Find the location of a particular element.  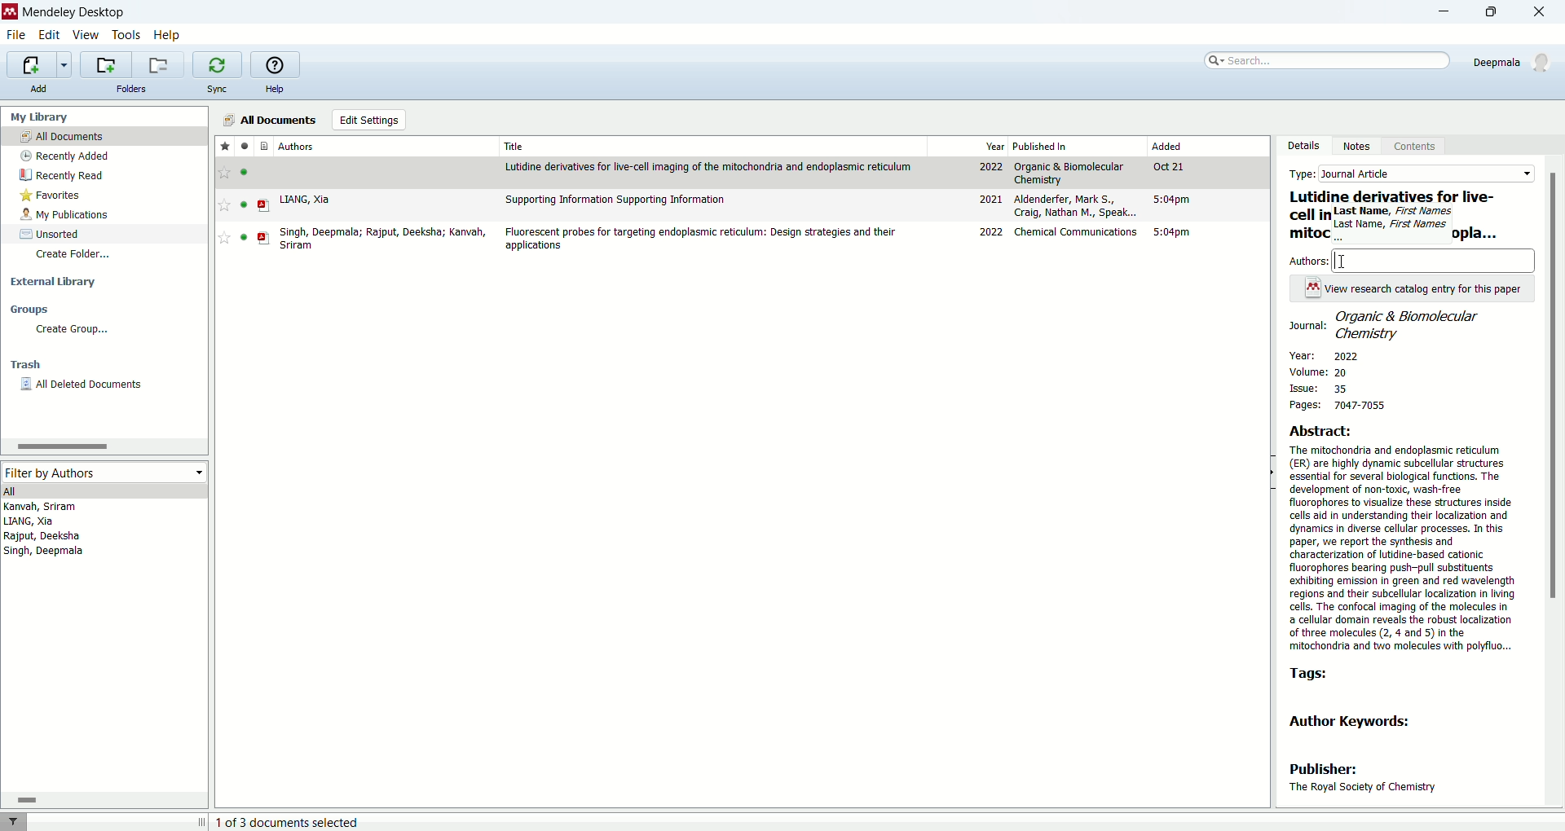

5:04pm is located at coordinates (1175, 201).